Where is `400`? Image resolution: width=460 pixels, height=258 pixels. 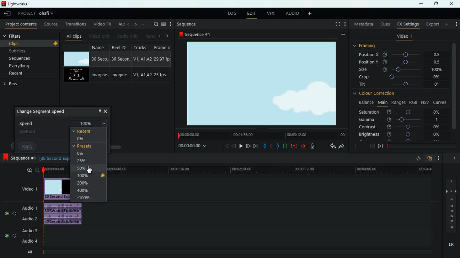 400 is located at coordinates (85, 190).